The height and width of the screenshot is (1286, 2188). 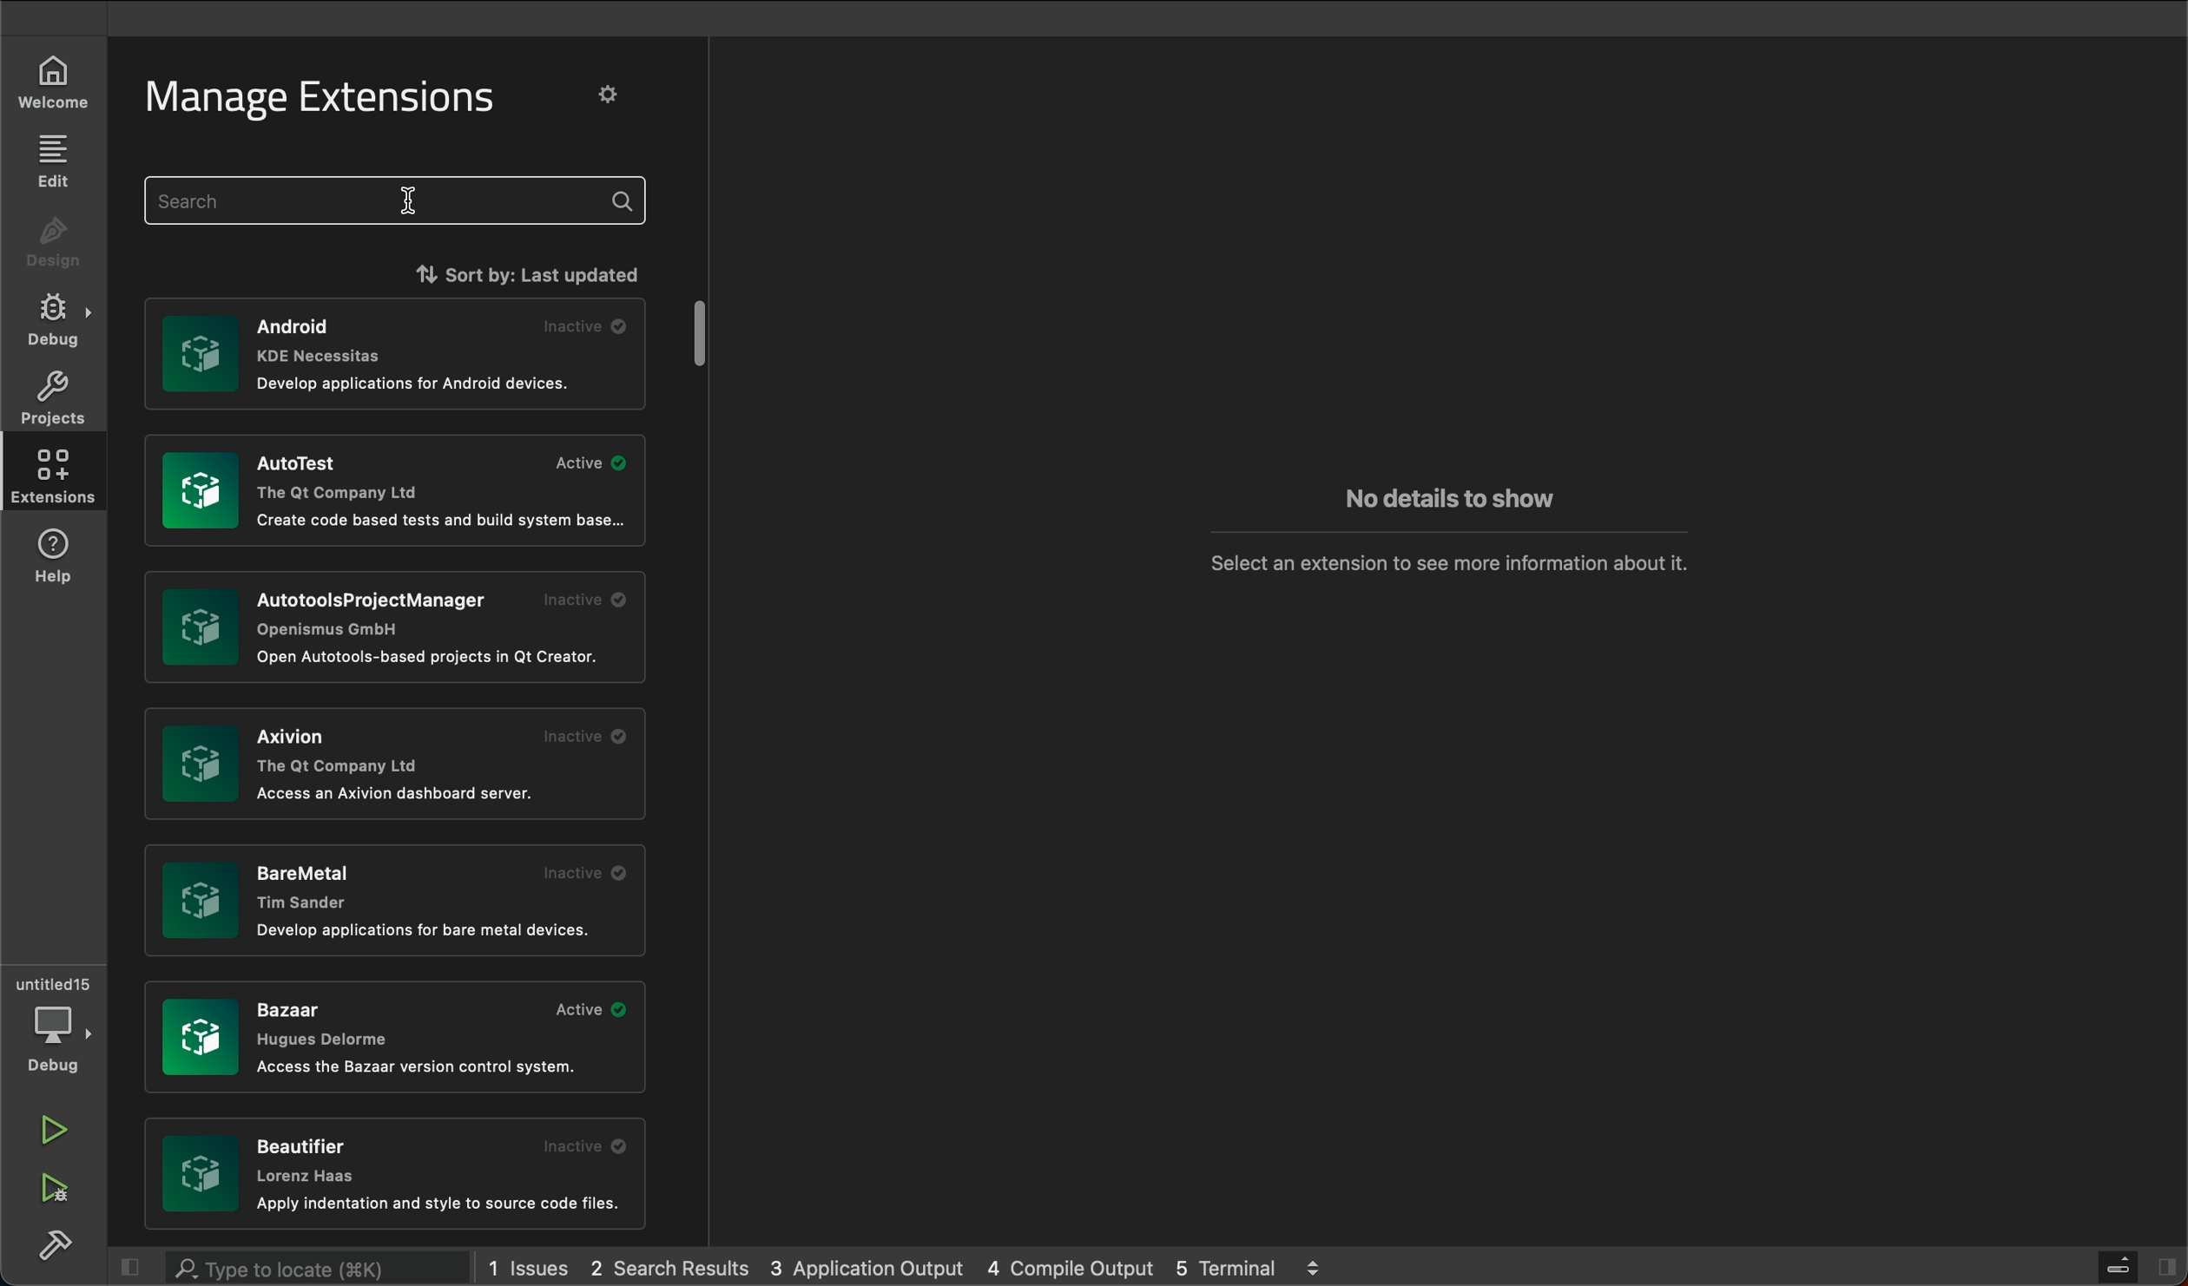 What do you see at coordinates (199, 490) in the screenshot?
I see `image` at bounding box center [199, 490].